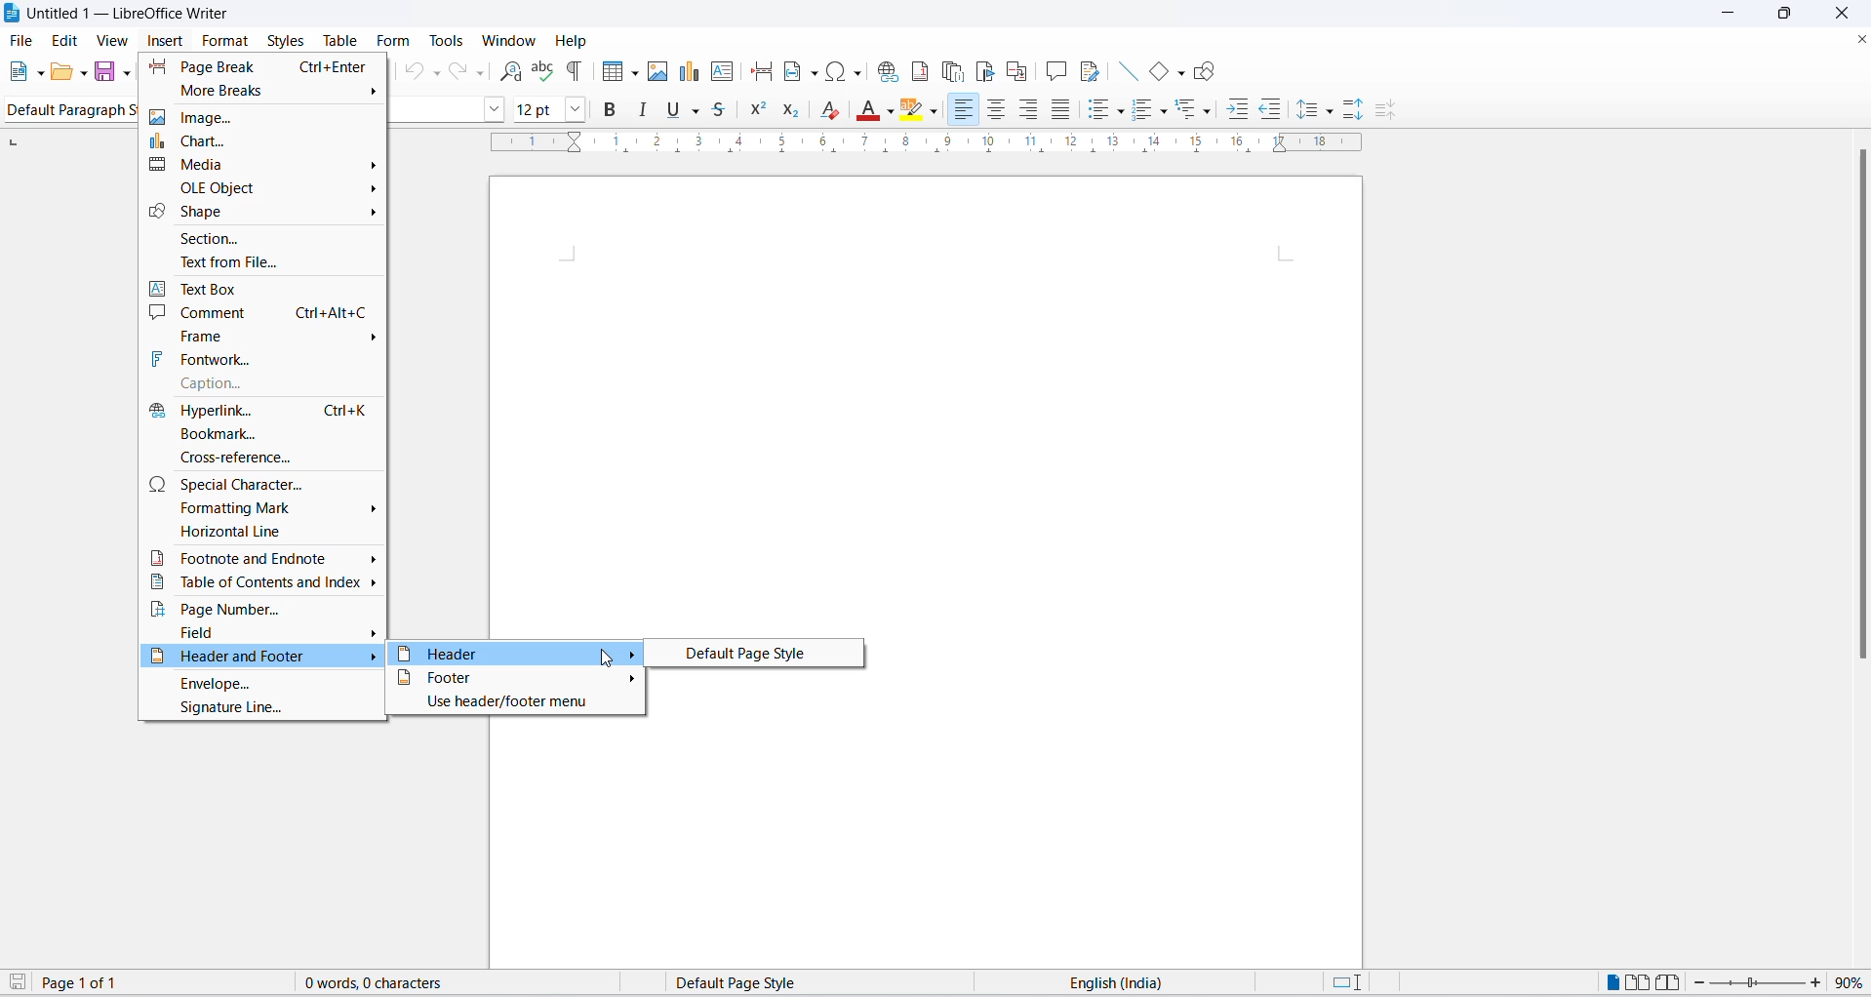 Image resolution: width=1871 pixels, height=997 pixels. I want to click on more breaks, so click(261, 93).